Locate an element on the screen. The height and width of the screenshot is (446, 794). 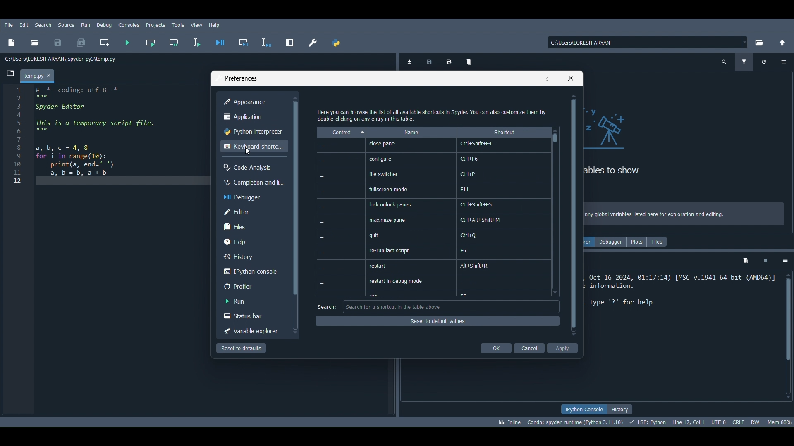
Reset to defaults is located at coordinates (436, 321).